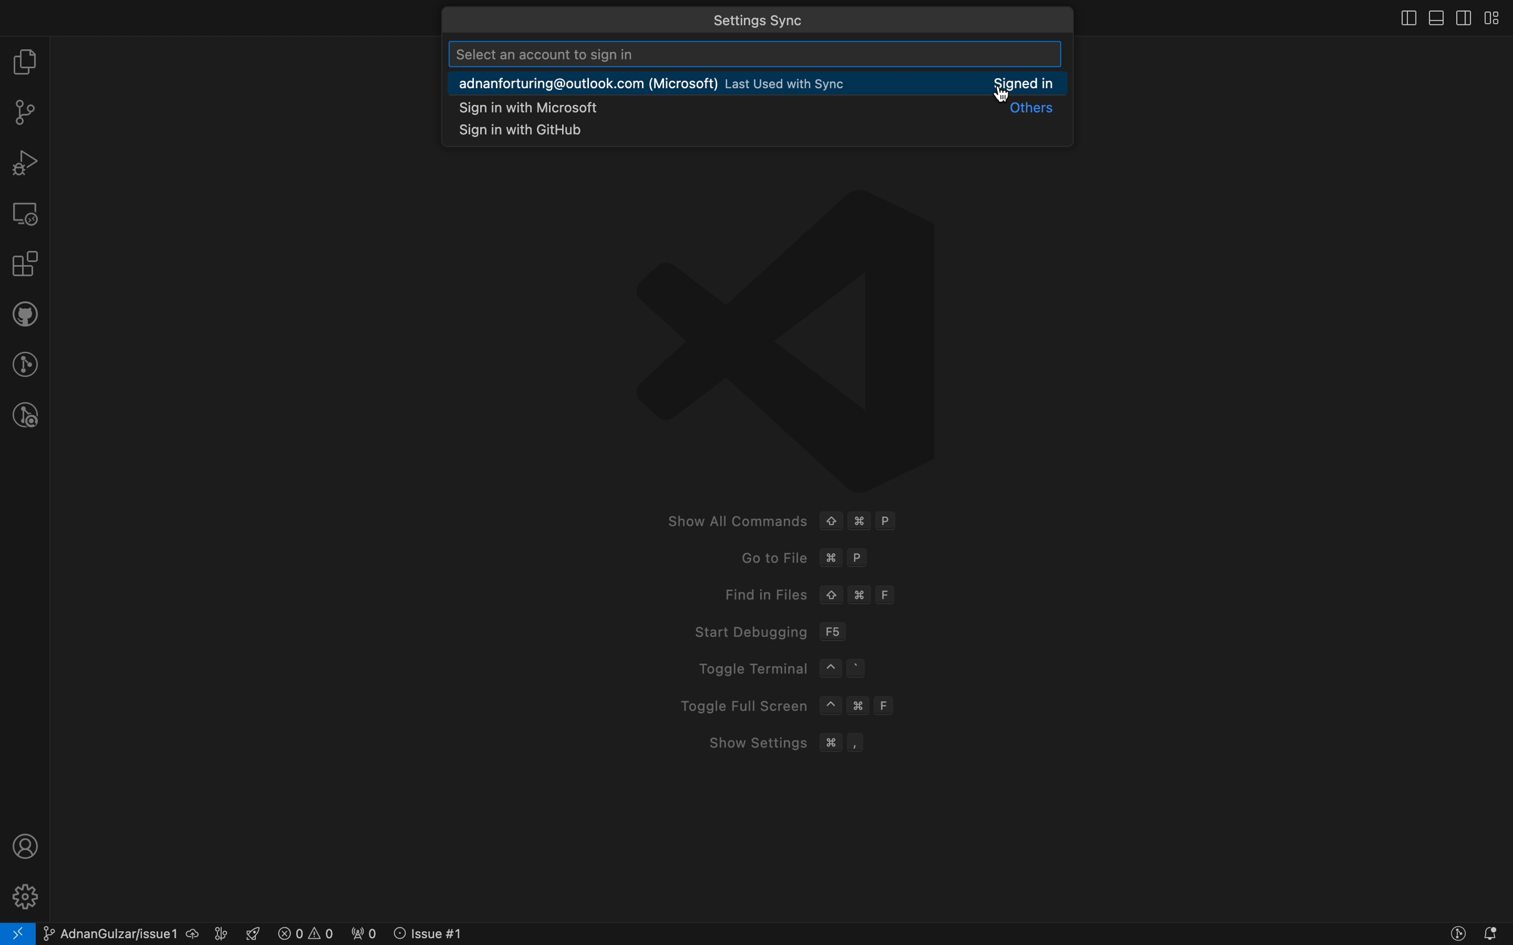  Describe the element at coordinates (1003, 96) in the screenshot. I see `cursor` at that location.